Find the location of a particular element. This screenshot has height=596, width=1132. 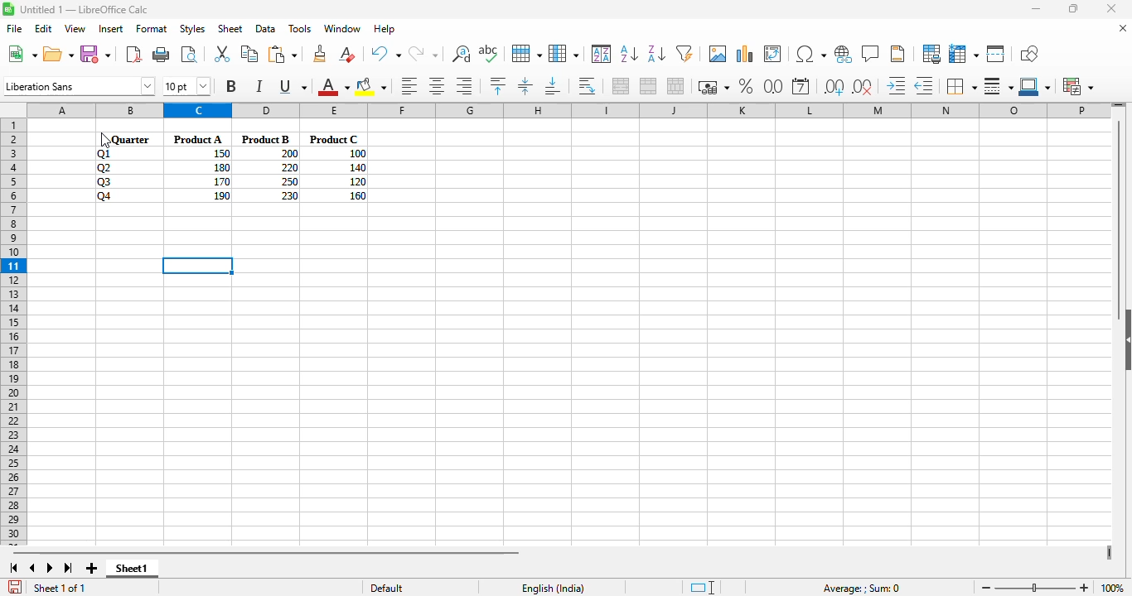

scroll to previous sheet is located at coordinates (32, 568).